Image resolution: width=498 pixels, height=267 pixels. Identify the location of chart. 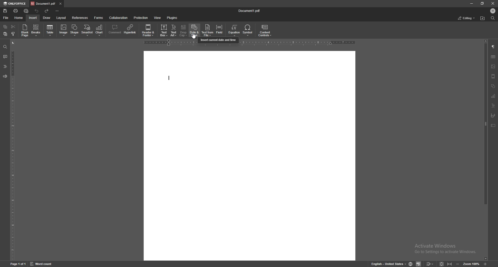
(100, 31).